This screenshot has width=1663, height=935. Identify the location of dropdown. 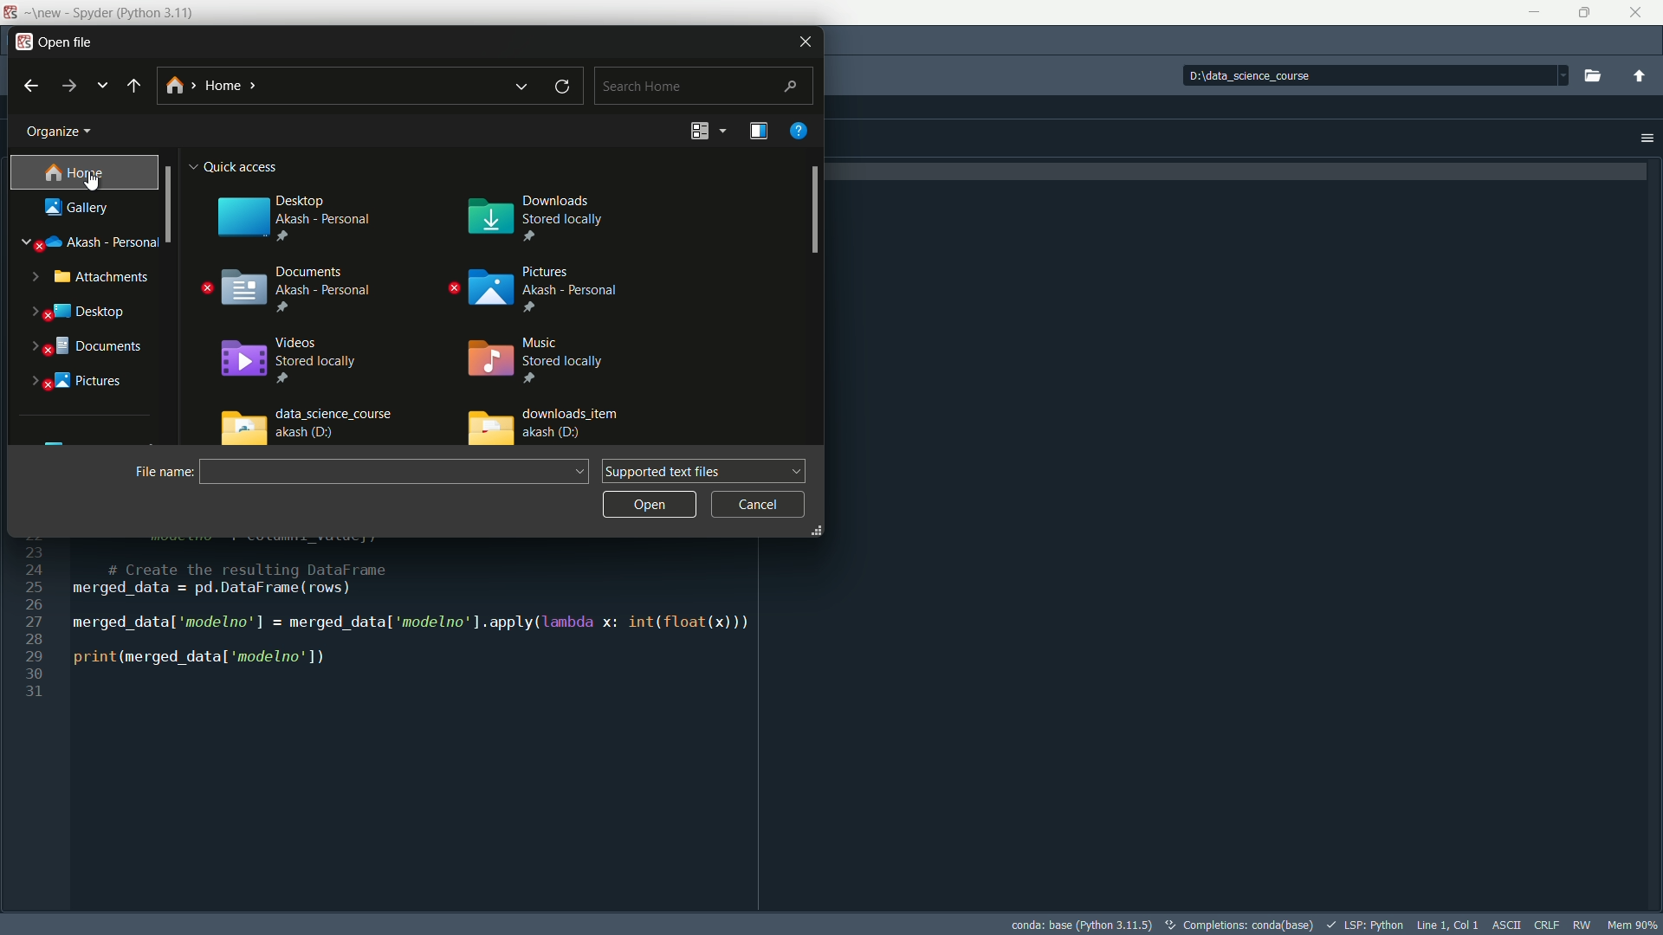
(583, 472).